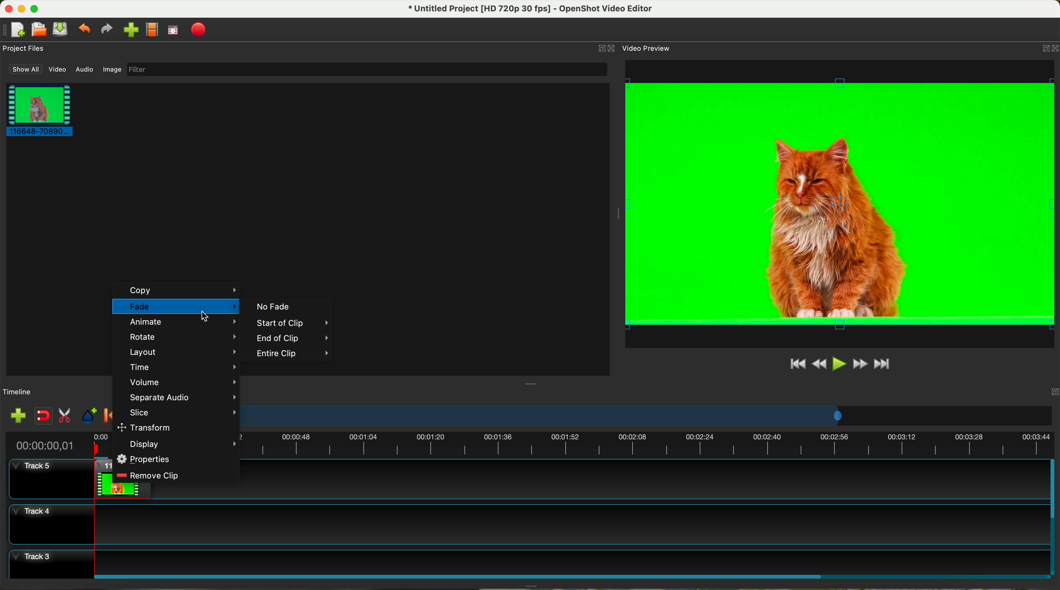  What do you see at coordinates (42, 445) in the screenshot?
I see `time` at bounding box center [42, 445].